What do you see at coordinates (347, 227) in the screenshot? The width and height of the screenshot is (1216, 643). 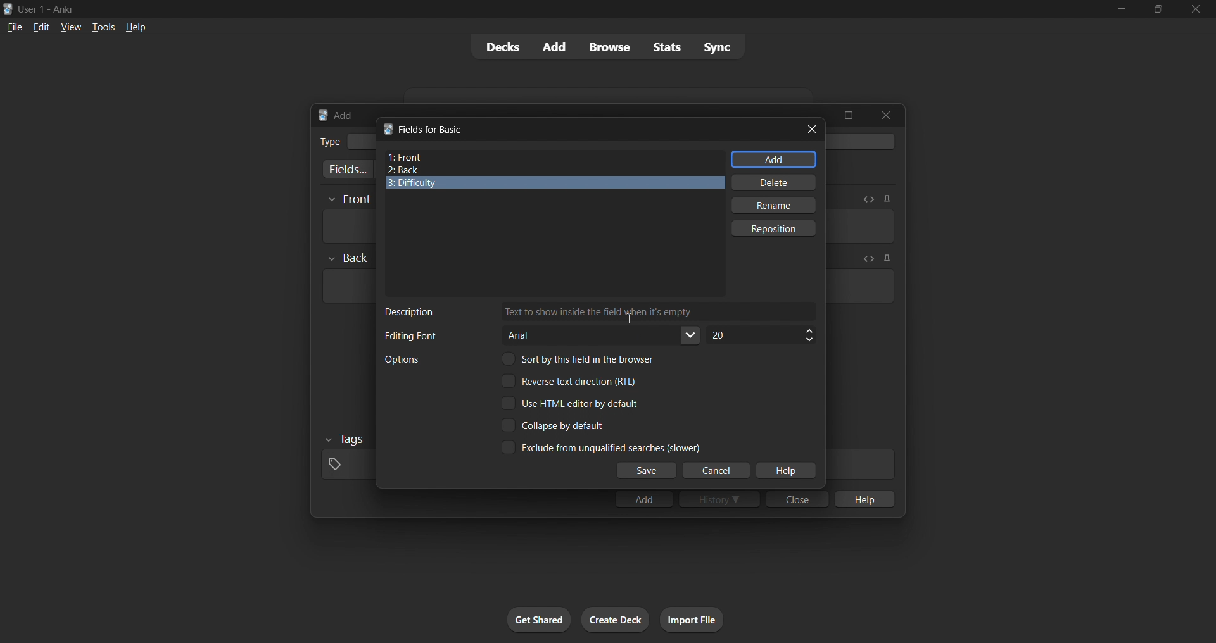 I see `card front input` at bounding box center [347, 227].